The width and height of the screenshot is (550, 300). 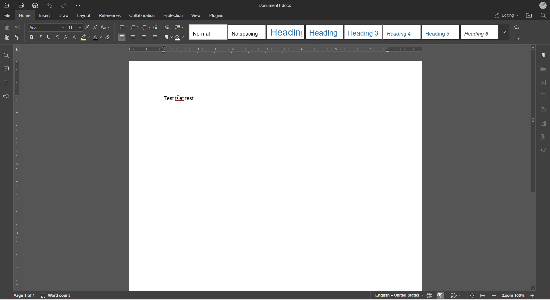 What do you see at coordinates (122, 37) in the screenshot?
I see `Left Align` at bounding box center [122, 37].